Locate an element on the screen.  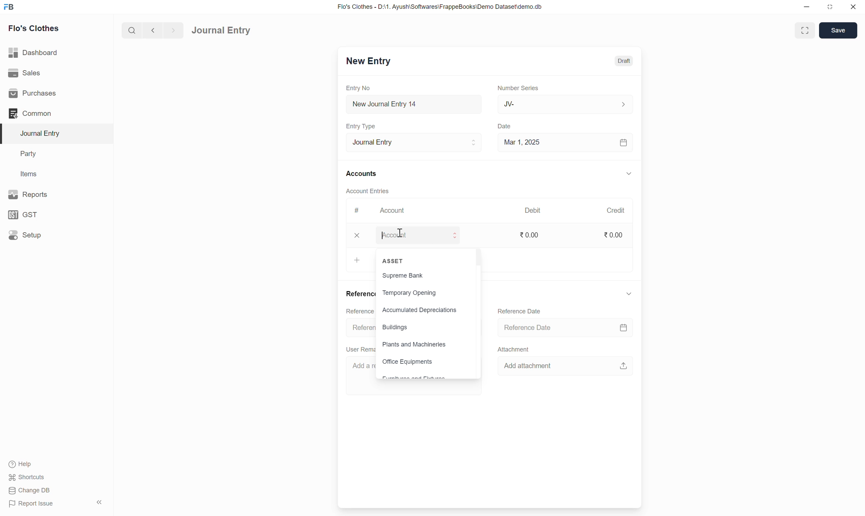
Report Issue is located at coordinates (34, 504).